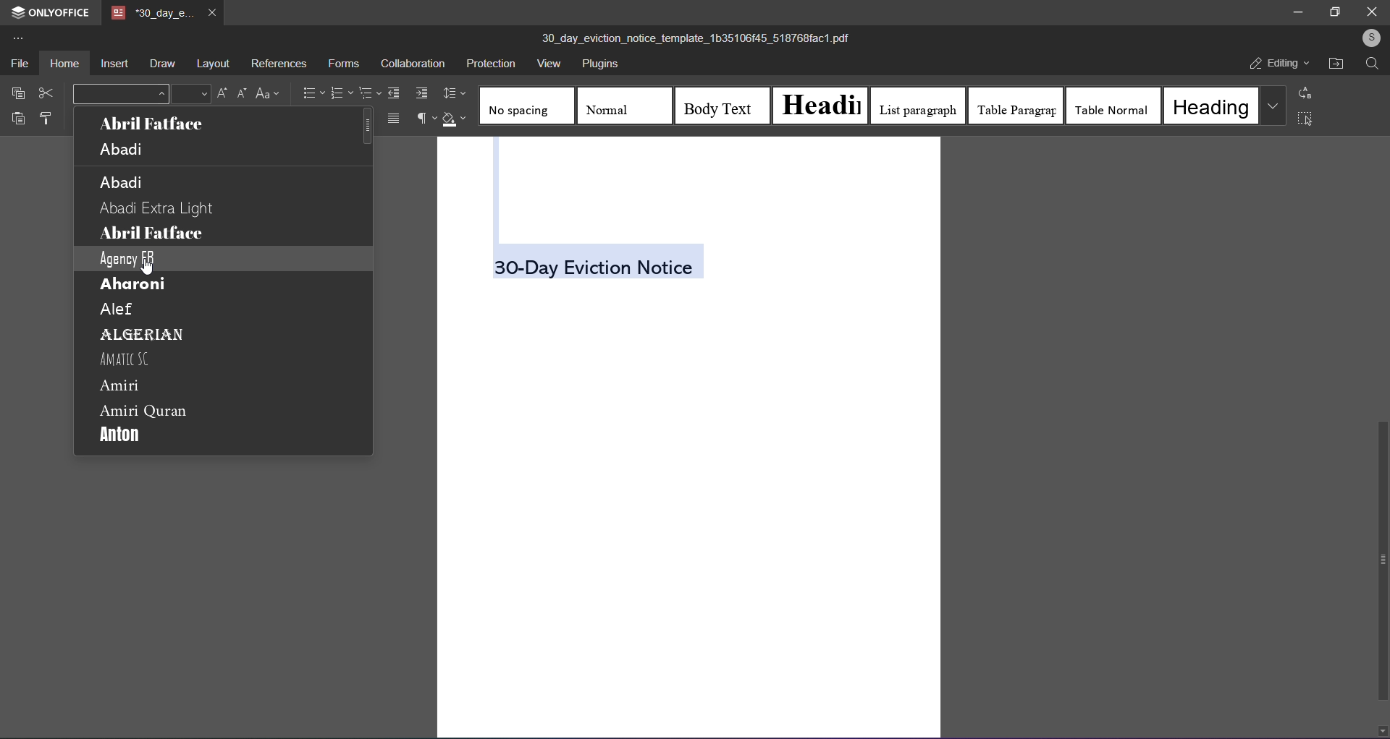 Image resolution: width=1390 pixels, height=739 pixels. What do you see at coordinates (114, 62) in the screenshot?
I see `insert` at bounding box center [114, 62].